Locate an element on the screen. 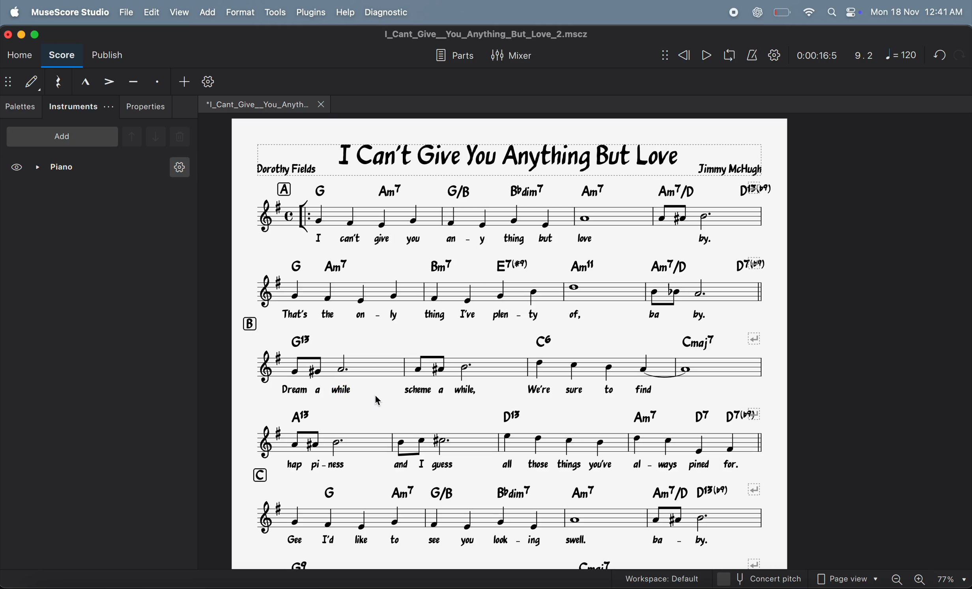 The image size is (972, 589). music title is located at coordinates (508, 160).